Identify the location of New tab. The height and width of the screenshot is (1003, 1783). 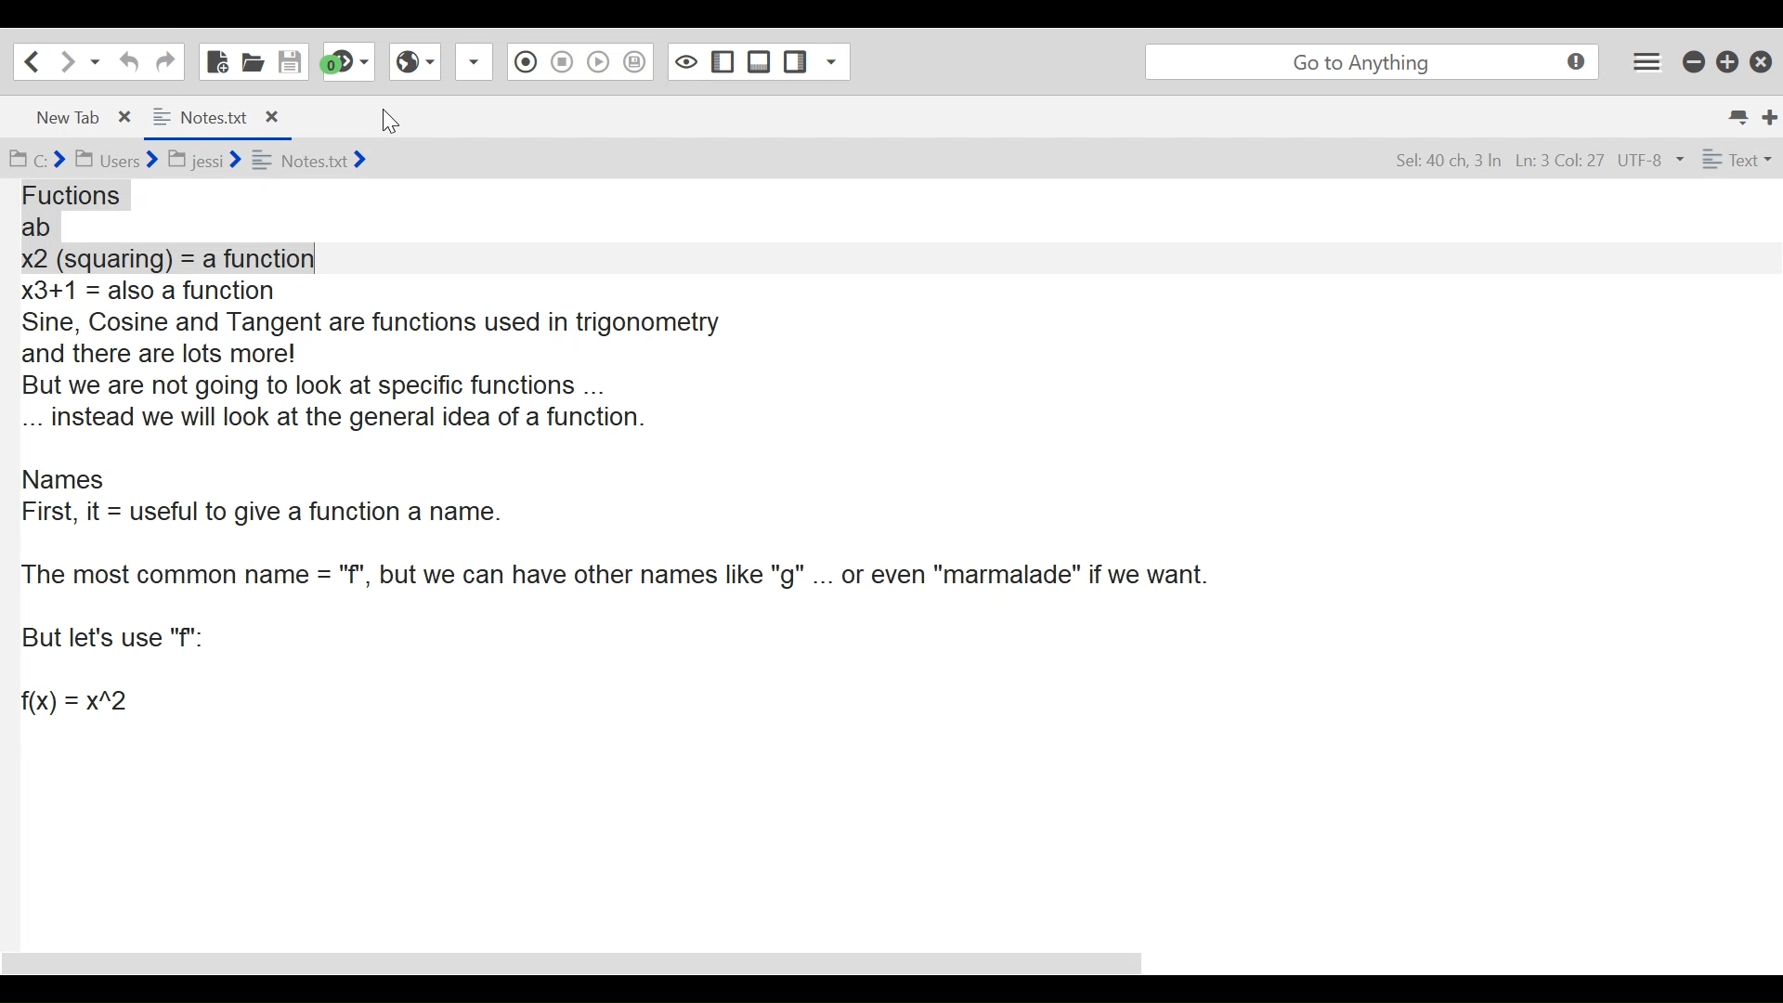
(1768, 114).